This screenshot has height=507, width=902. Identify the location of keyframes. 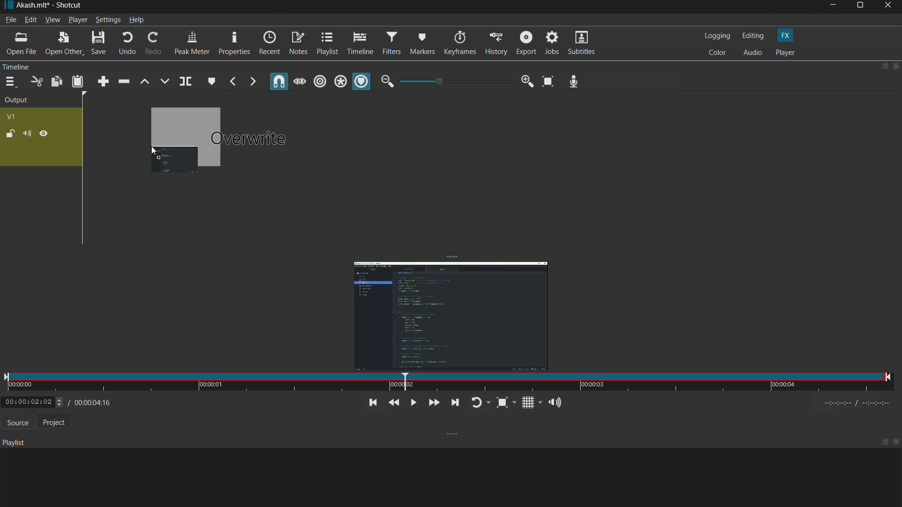
(459, 43).